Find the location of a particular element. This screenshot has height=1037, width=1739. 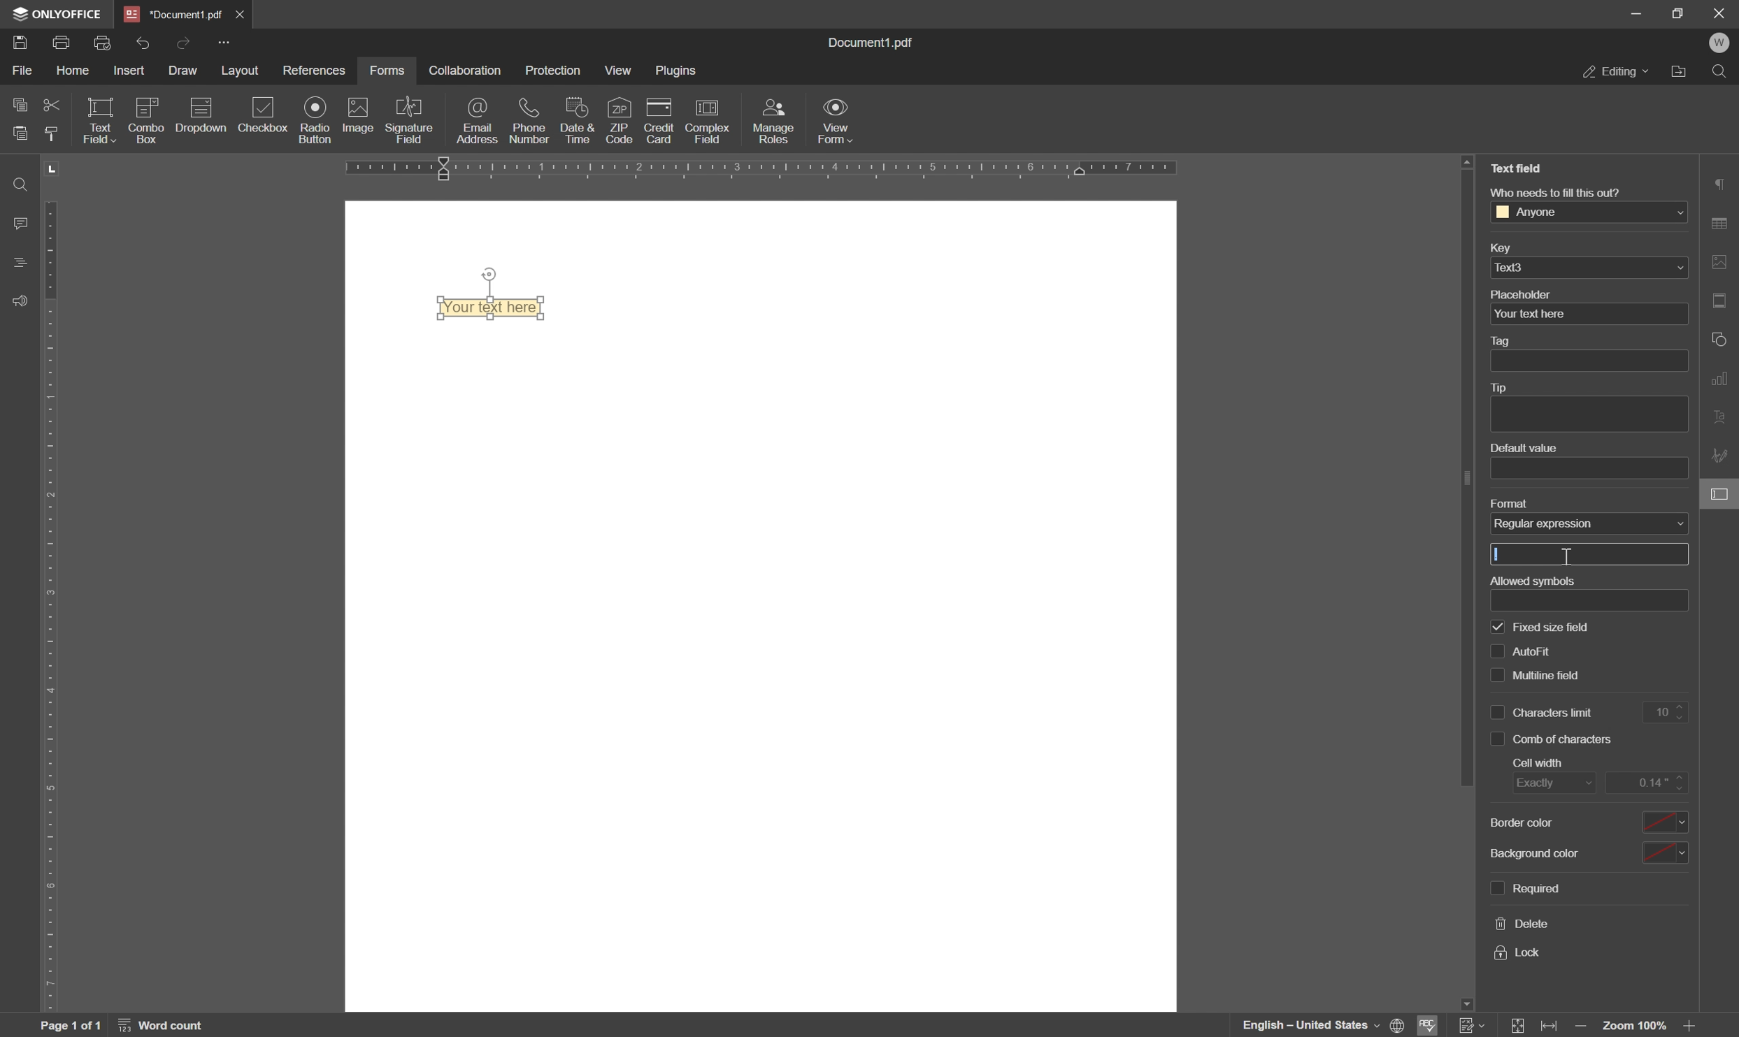

copy style is located at coordinates (55, 133).